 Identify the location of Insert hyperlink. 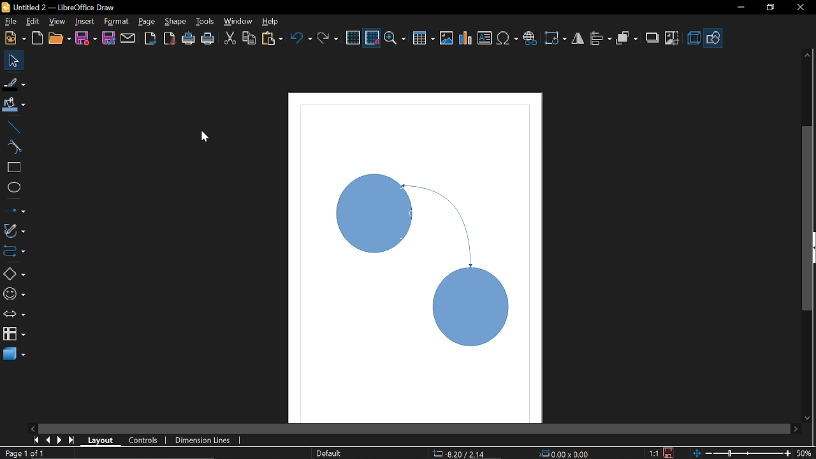
(531, 39).